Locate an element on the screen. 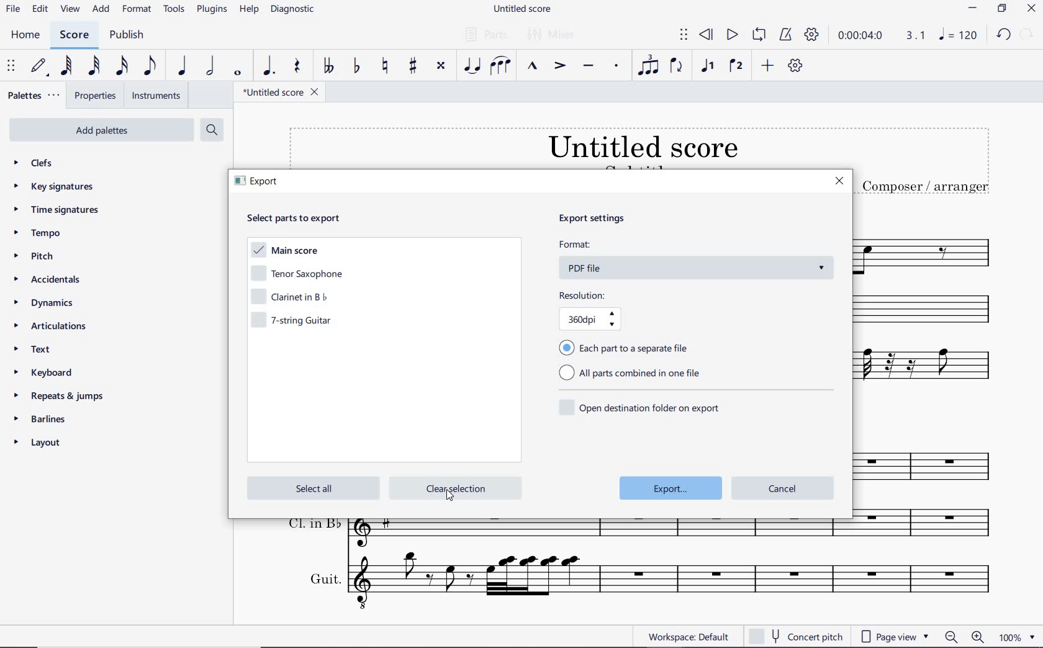  articulations is located at coordinates (53, 326).